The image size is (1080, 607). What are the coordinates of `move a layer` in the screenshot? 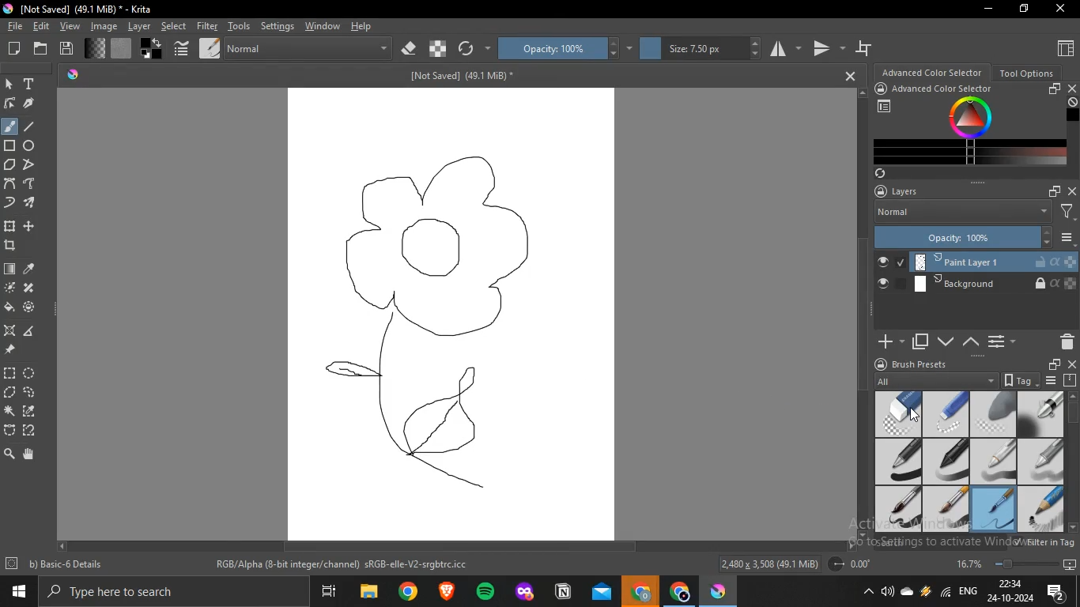 It's located at (28, 228).